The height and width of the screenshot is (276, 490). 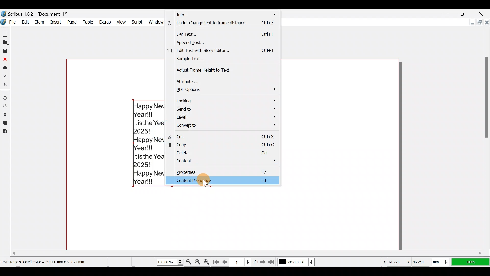 I want to click on Content, so click(x=226, y=162).